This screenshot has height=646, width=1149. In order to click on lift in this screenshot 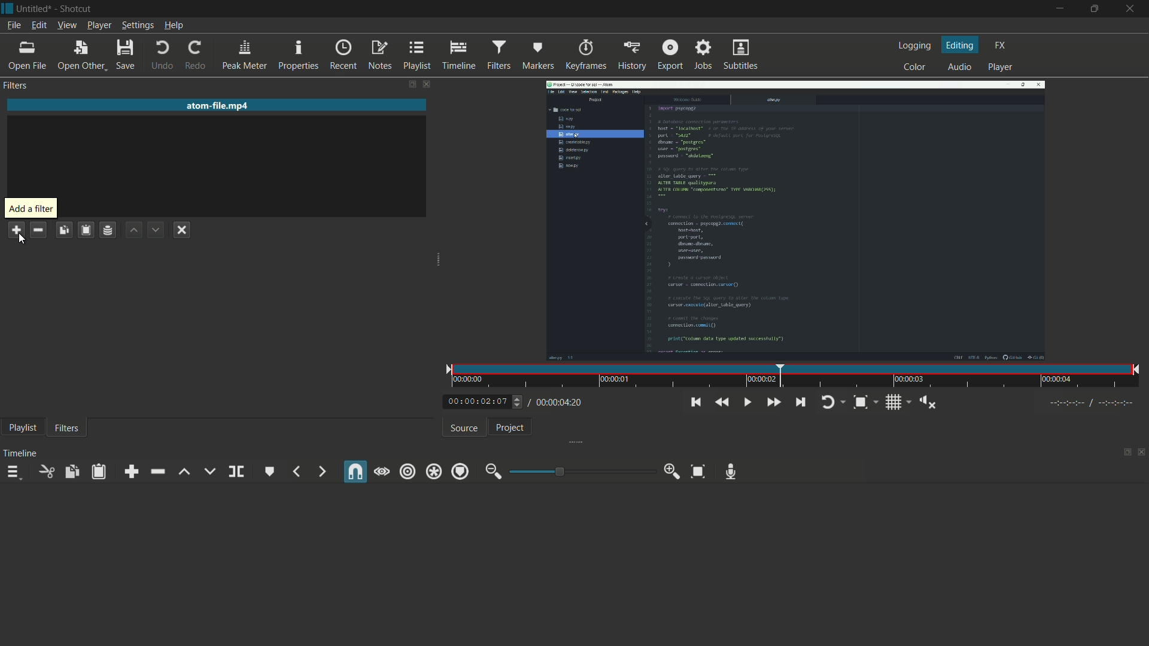, I will do `click(185, 471)`.